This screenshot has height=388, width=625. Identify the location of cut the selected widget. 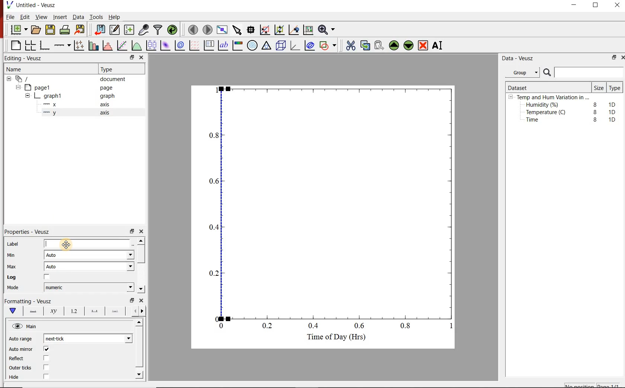
(350, 45).